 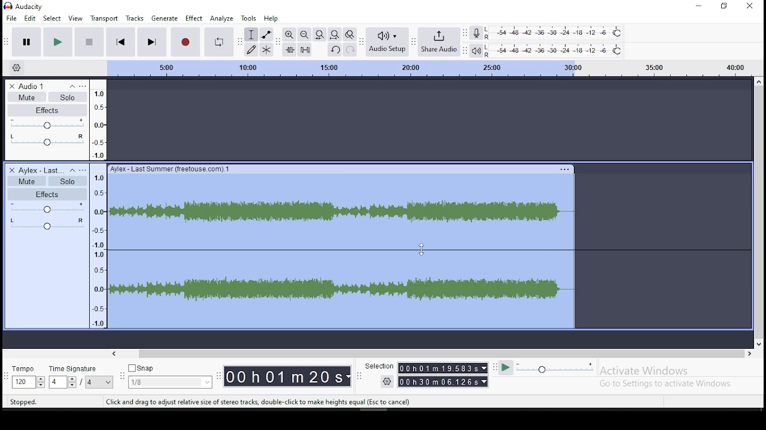 I want to click on enable looping, so click(x=218, y=42).